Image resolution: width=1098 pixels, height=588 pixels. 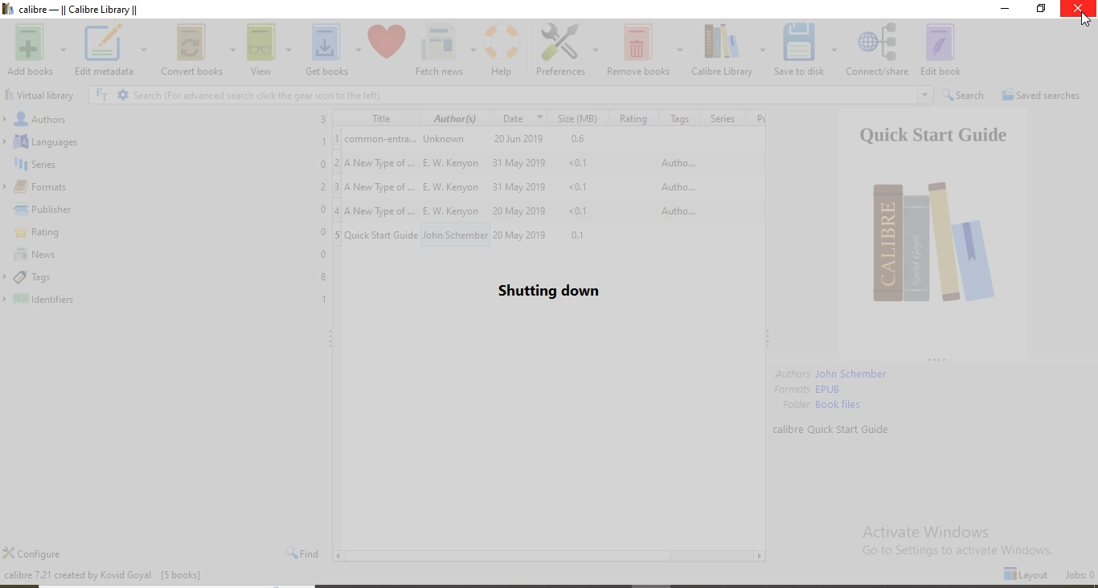 What do you see at coordinates (165, 117) in the screenshot?
I see `Authors` at bounding box center [165, 117].